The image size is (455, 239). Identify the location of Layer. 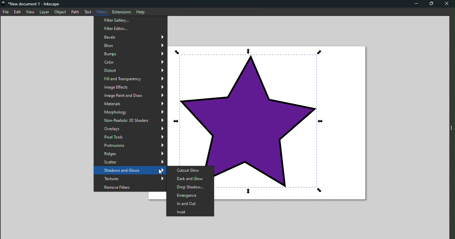
(44, 12).